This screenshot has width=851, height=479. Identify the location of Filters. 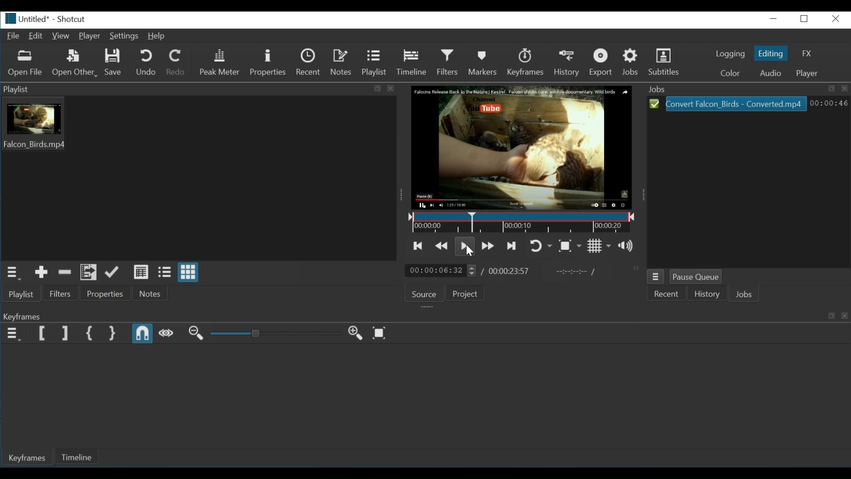
(60, 294).